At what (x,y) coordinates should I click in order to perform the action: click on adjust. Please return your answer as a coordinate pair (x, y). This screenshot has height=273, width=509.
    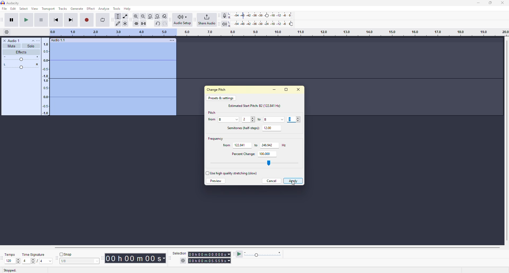
    Looking at the image, I should click on (21, 58).